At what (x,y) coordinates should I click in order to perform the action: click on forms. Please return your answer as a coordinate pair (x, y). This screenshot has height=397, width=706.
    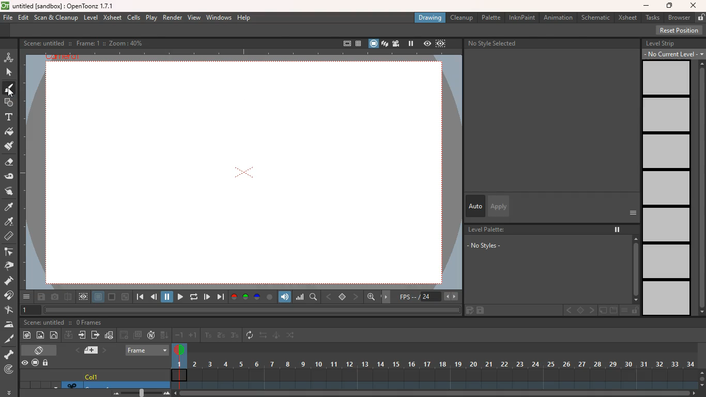
    Looking at the image, I should click on (8, 103).